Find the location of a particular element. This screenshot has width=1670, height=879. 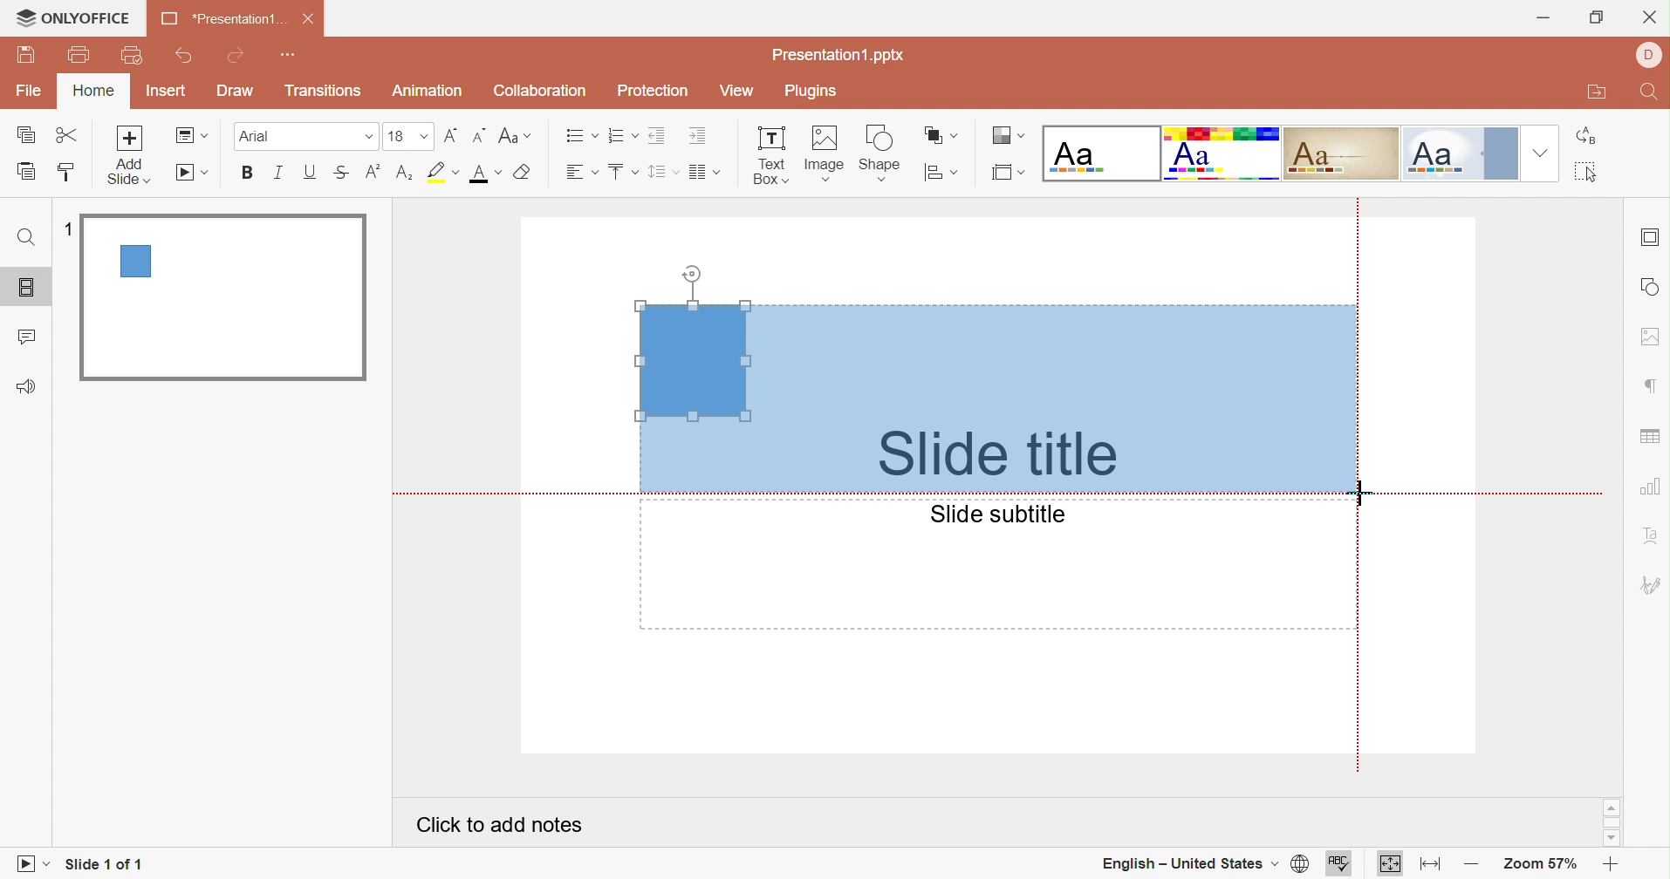

View is located at coordinates (737, 92).